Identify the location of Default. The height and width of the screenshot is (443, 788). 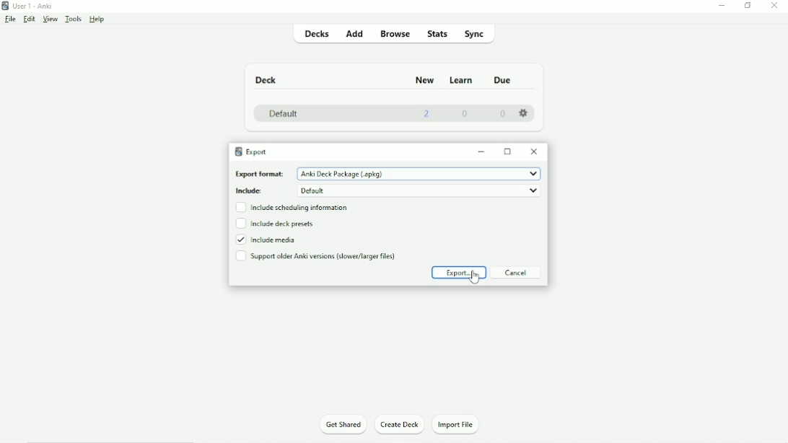
(284, 115).